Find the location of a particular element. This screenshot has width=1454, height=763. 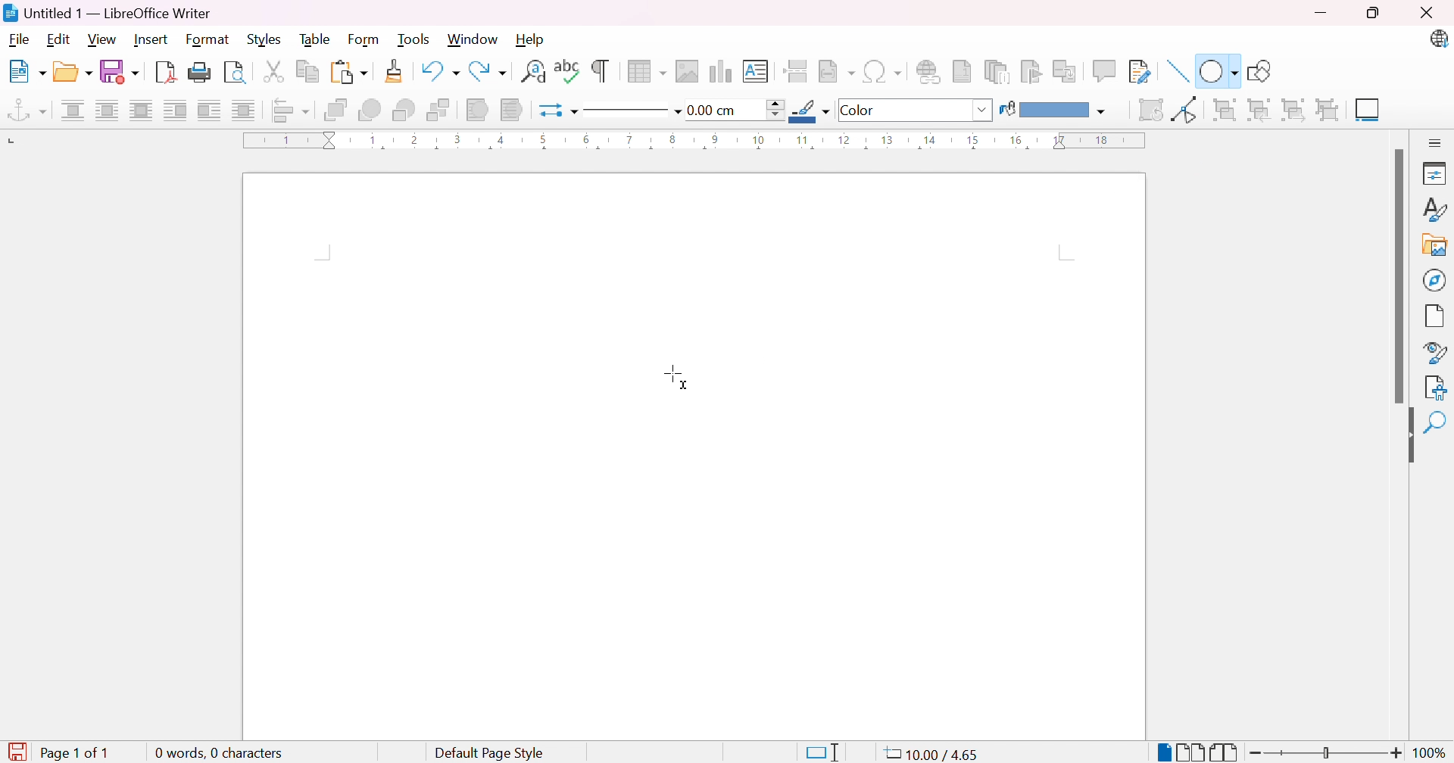

Save is located at coordinates (120, 71).